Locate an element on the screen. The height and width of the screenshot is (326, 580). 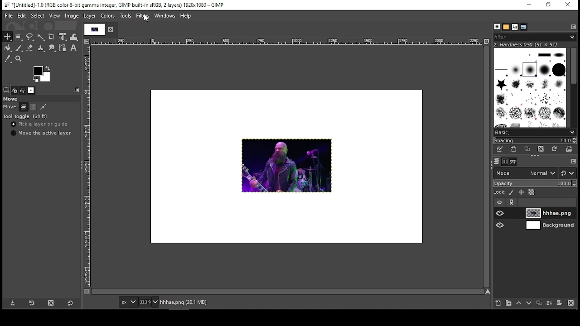
save tool preset is located at coordinates (13, 303).